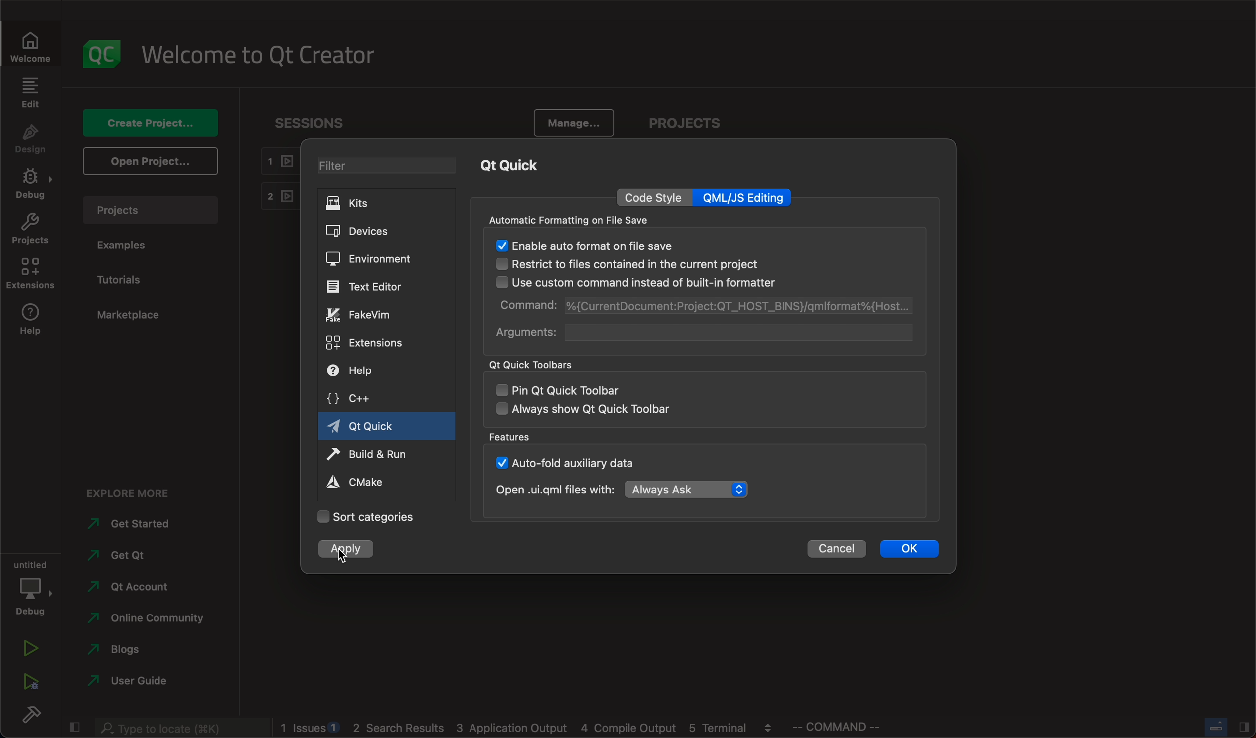 The image size is (1256, 738). I want to click on ok, so click(913, 549).